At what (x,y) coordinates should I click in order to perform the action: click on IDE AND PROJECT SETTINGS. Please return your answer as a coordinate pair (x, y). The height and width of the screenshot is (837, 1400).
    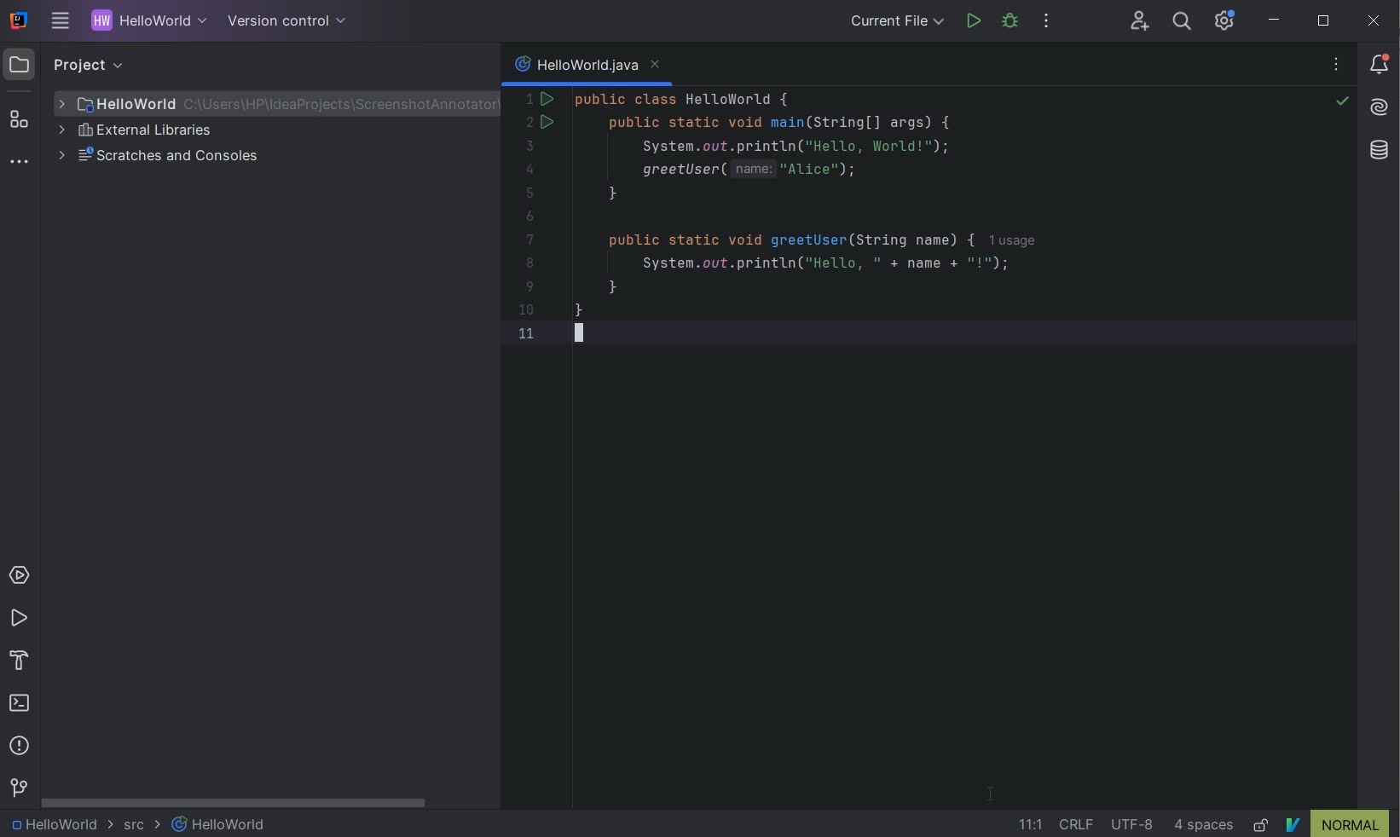
    Looking at the image, I should click on (1223, 21).